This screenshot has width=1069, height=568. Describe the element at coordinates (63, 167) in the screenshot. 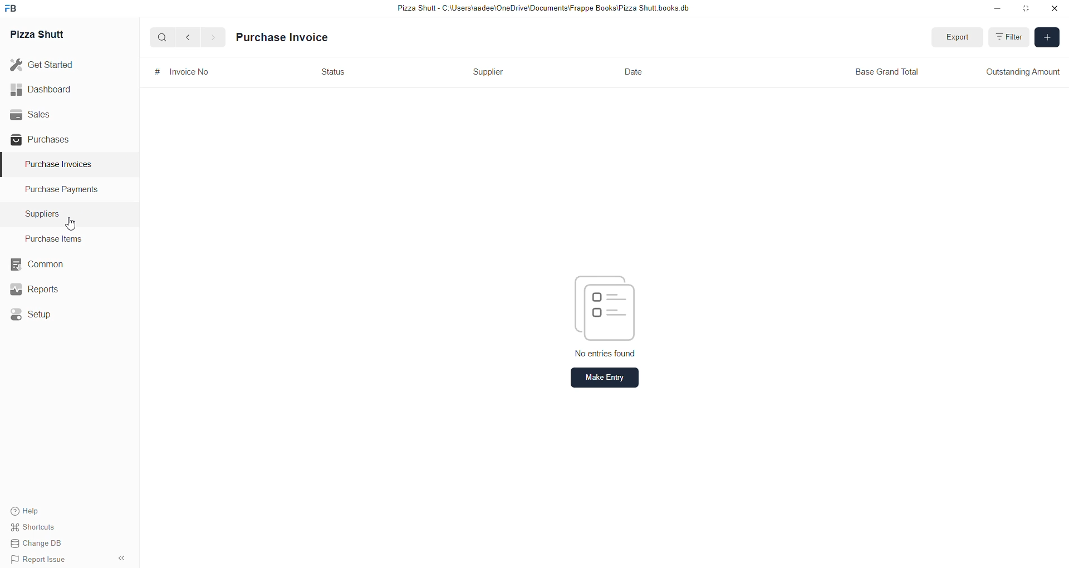

I see `Purchase Invoices` at that location.